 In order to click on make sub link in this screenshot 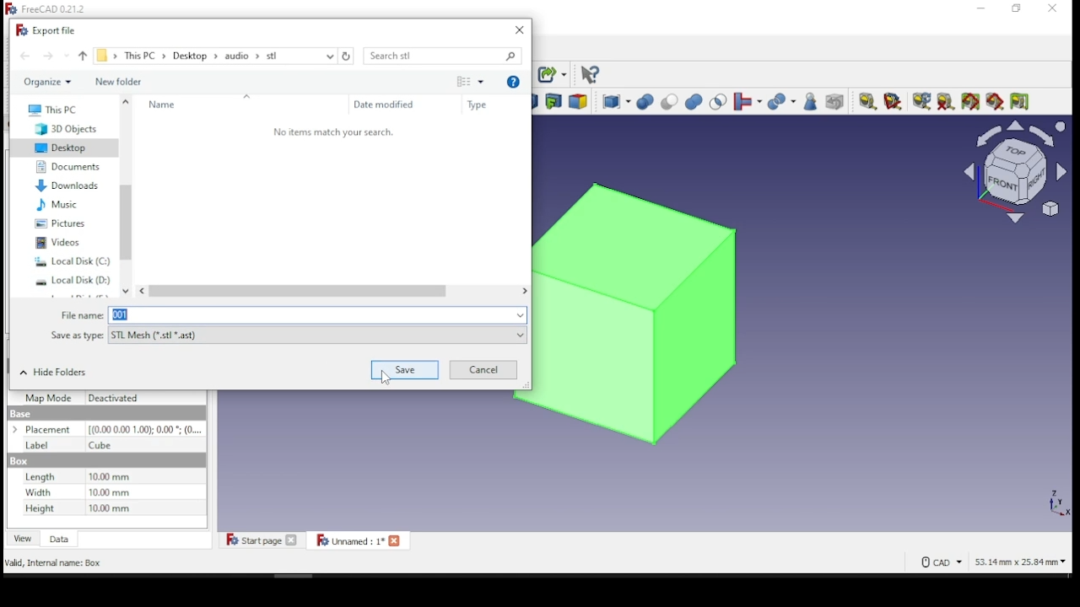, I will do `click(553, 75)`.